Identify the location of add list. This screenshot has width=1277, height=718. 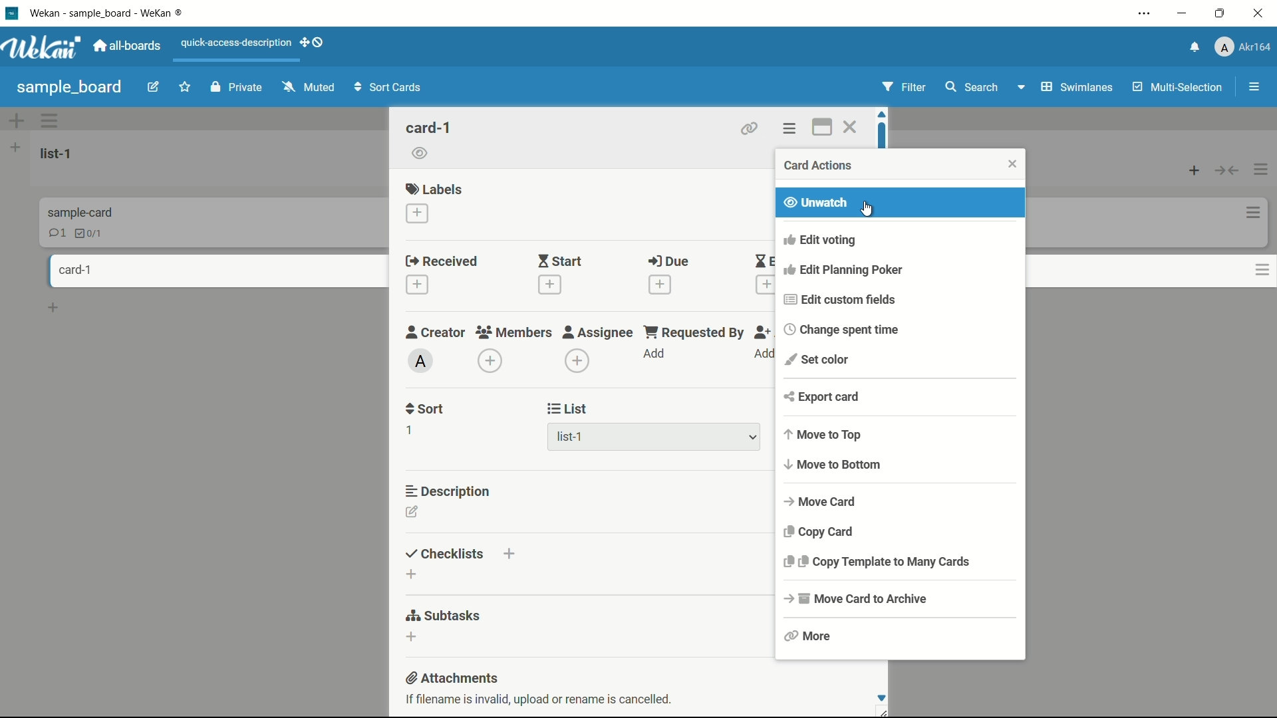
(17, 148).